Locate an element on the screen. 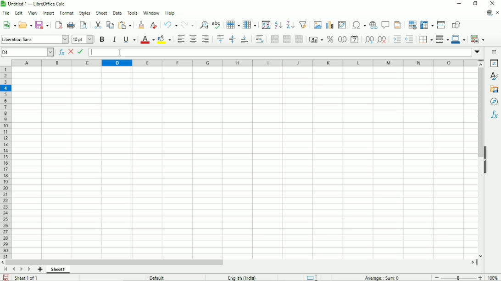 Image resolution: width=501 pixels, height=281 pixels. Minimize is located at coordinates (459, 4).